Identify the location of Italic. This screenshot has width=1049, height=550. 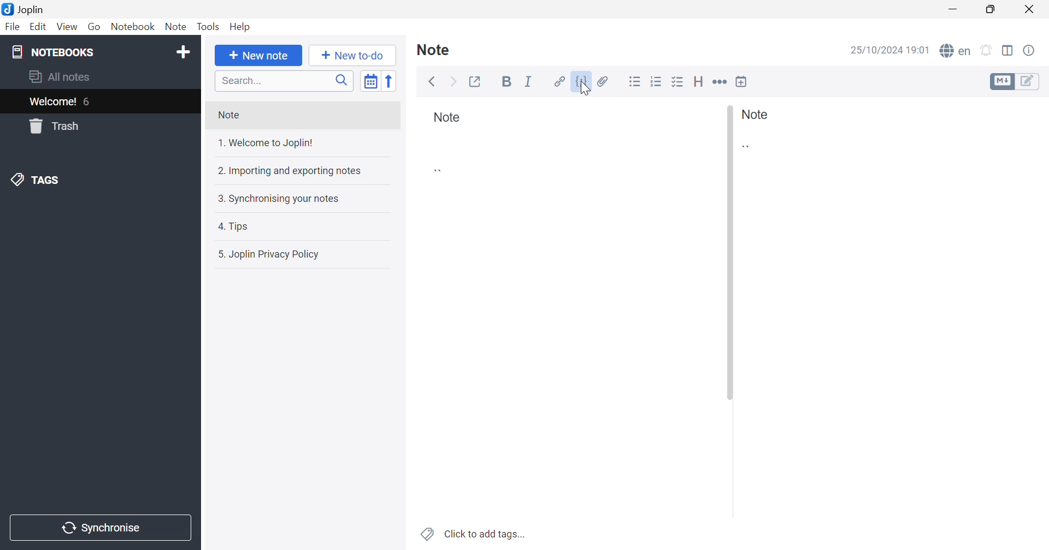
(530, 82).